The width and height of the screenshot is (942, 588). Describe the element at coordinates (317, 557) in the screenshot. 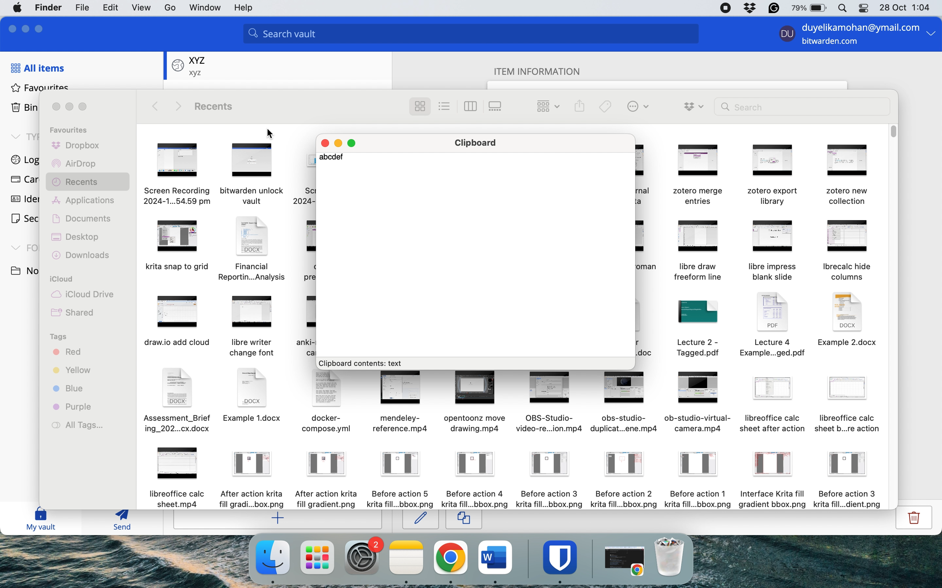

I see `launchpad` at that location.